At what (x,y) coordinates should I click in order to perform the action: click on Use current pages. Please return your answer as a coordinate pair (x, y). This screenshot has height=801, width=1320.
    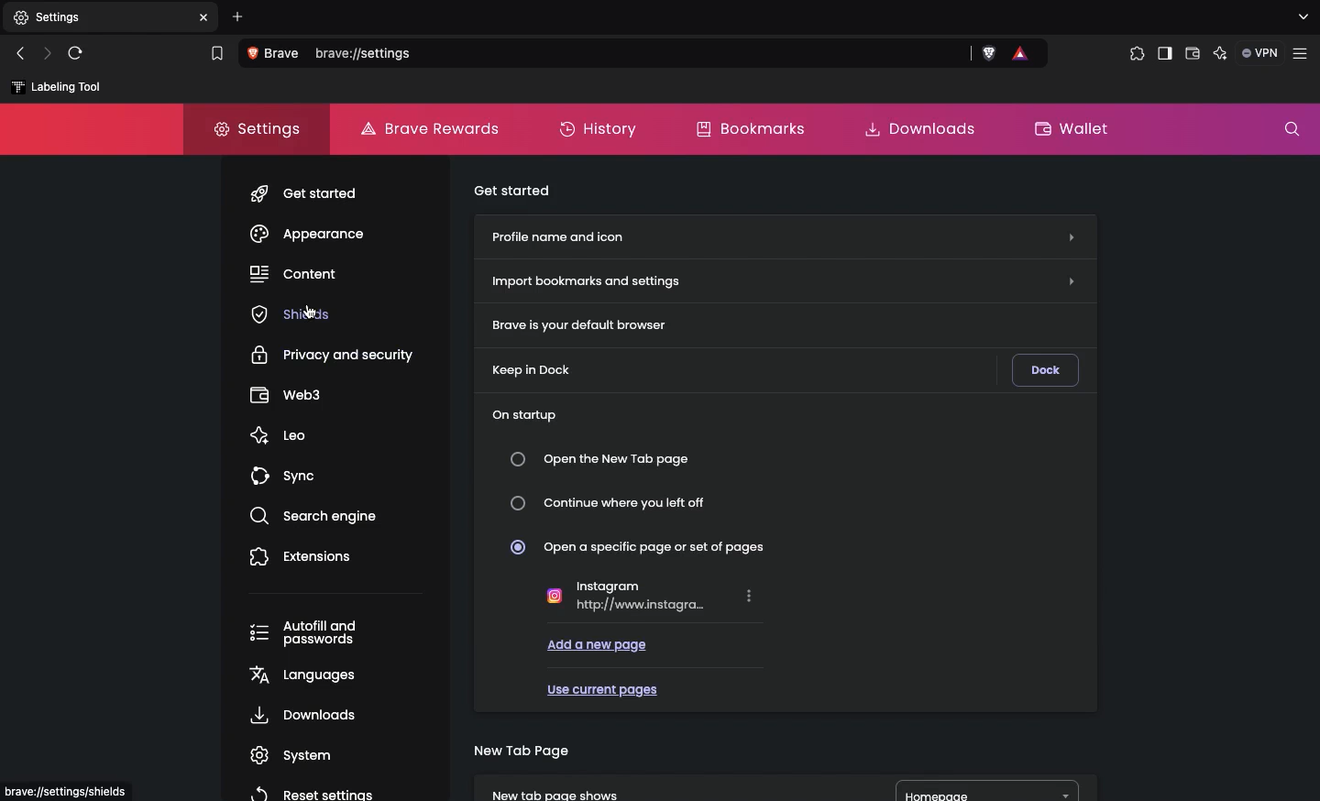
    Looking at the image, I should click on (617, 687).